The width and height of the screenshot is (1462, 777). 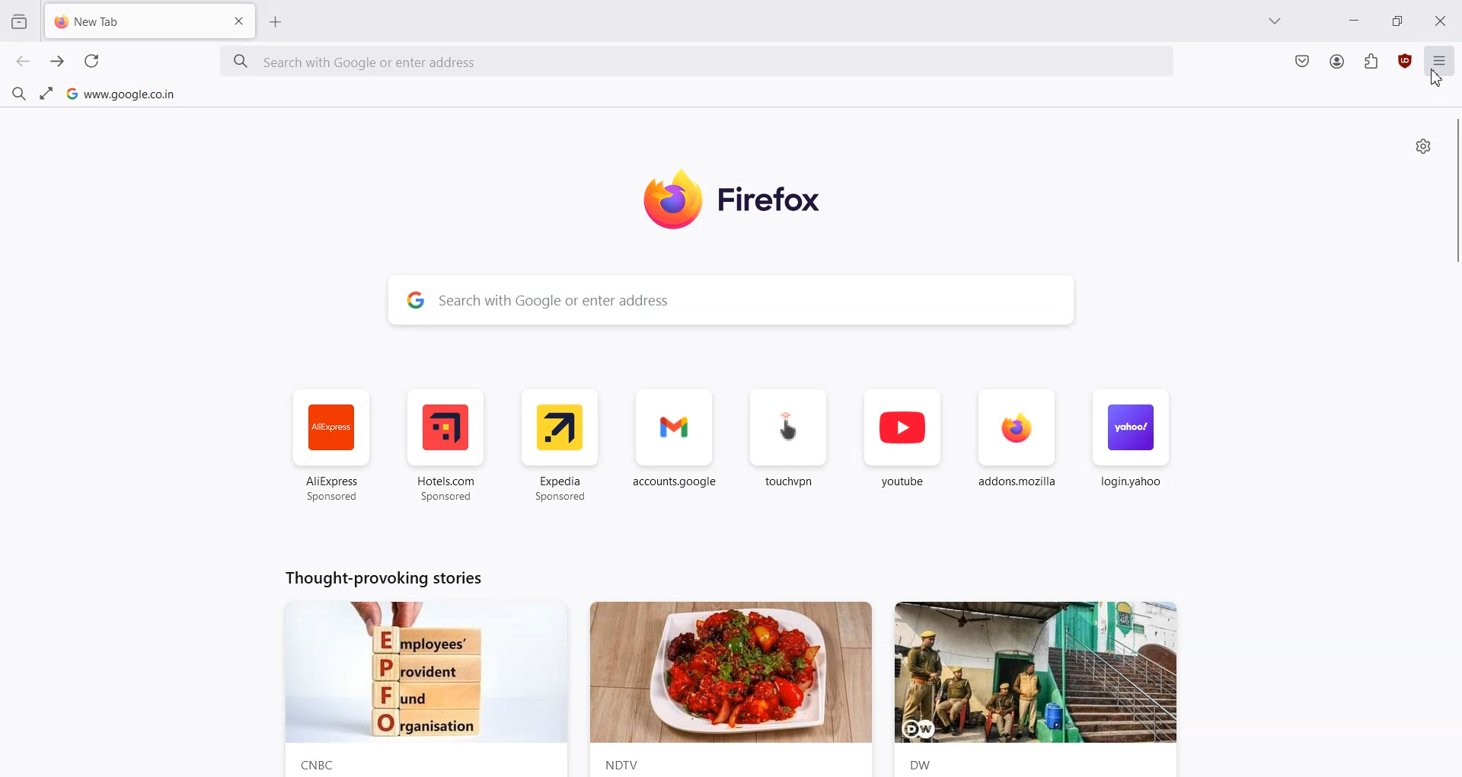 What do you see at coordinates (381, 577) in the screenshot?
I see `Text` at bounding box center [381, 577].